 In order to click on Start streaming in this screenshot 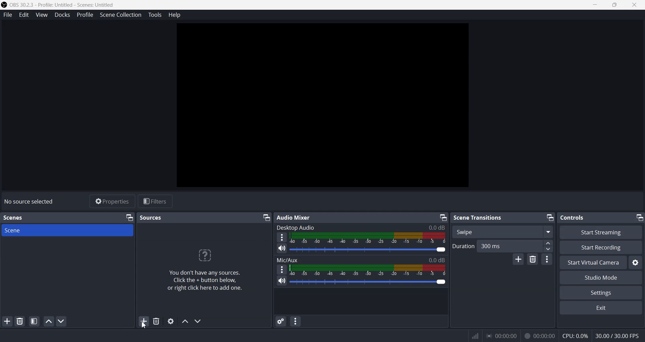, I will do `click(602, 232)`.